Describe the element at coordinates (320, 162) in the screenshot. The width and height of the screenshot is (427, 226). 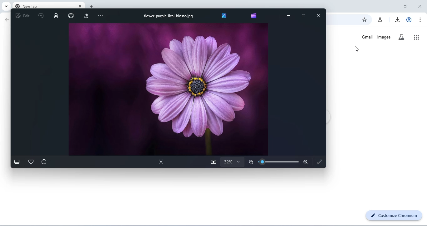
I see `fullscreen` at that location.